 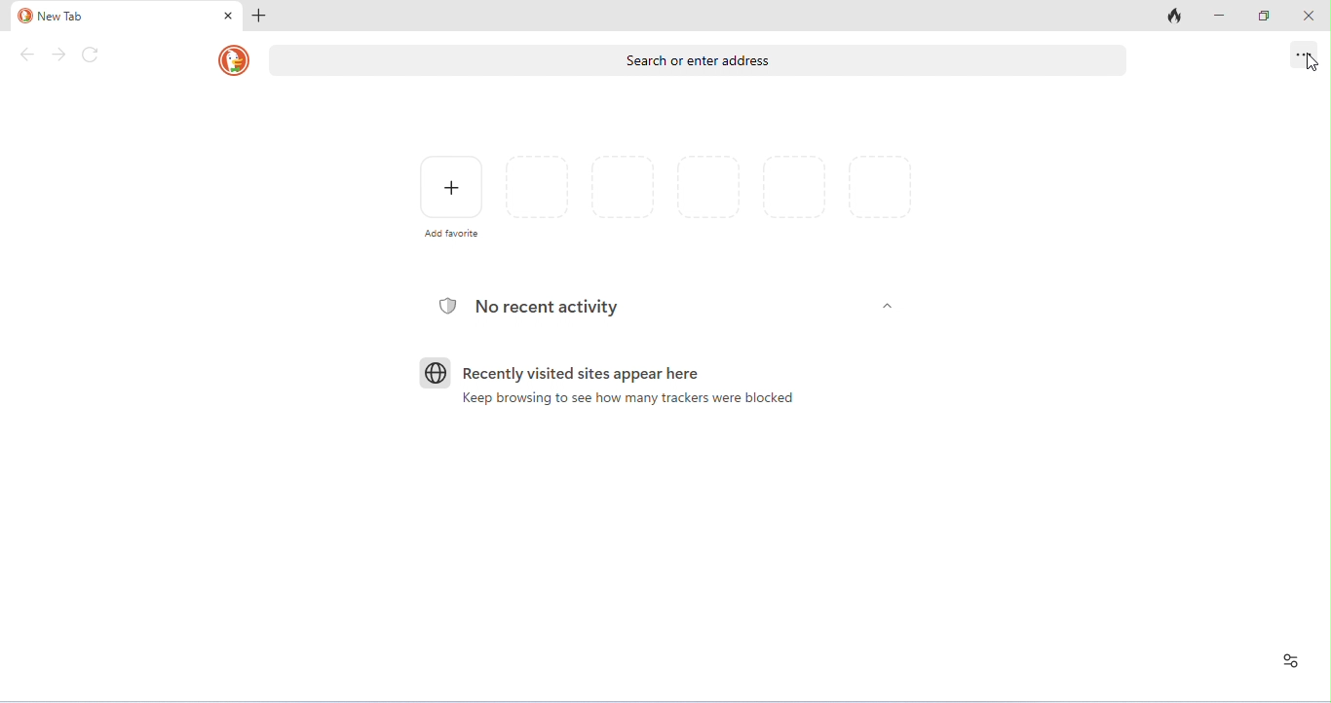 I want to click on close, so click(x=1306, y=14).